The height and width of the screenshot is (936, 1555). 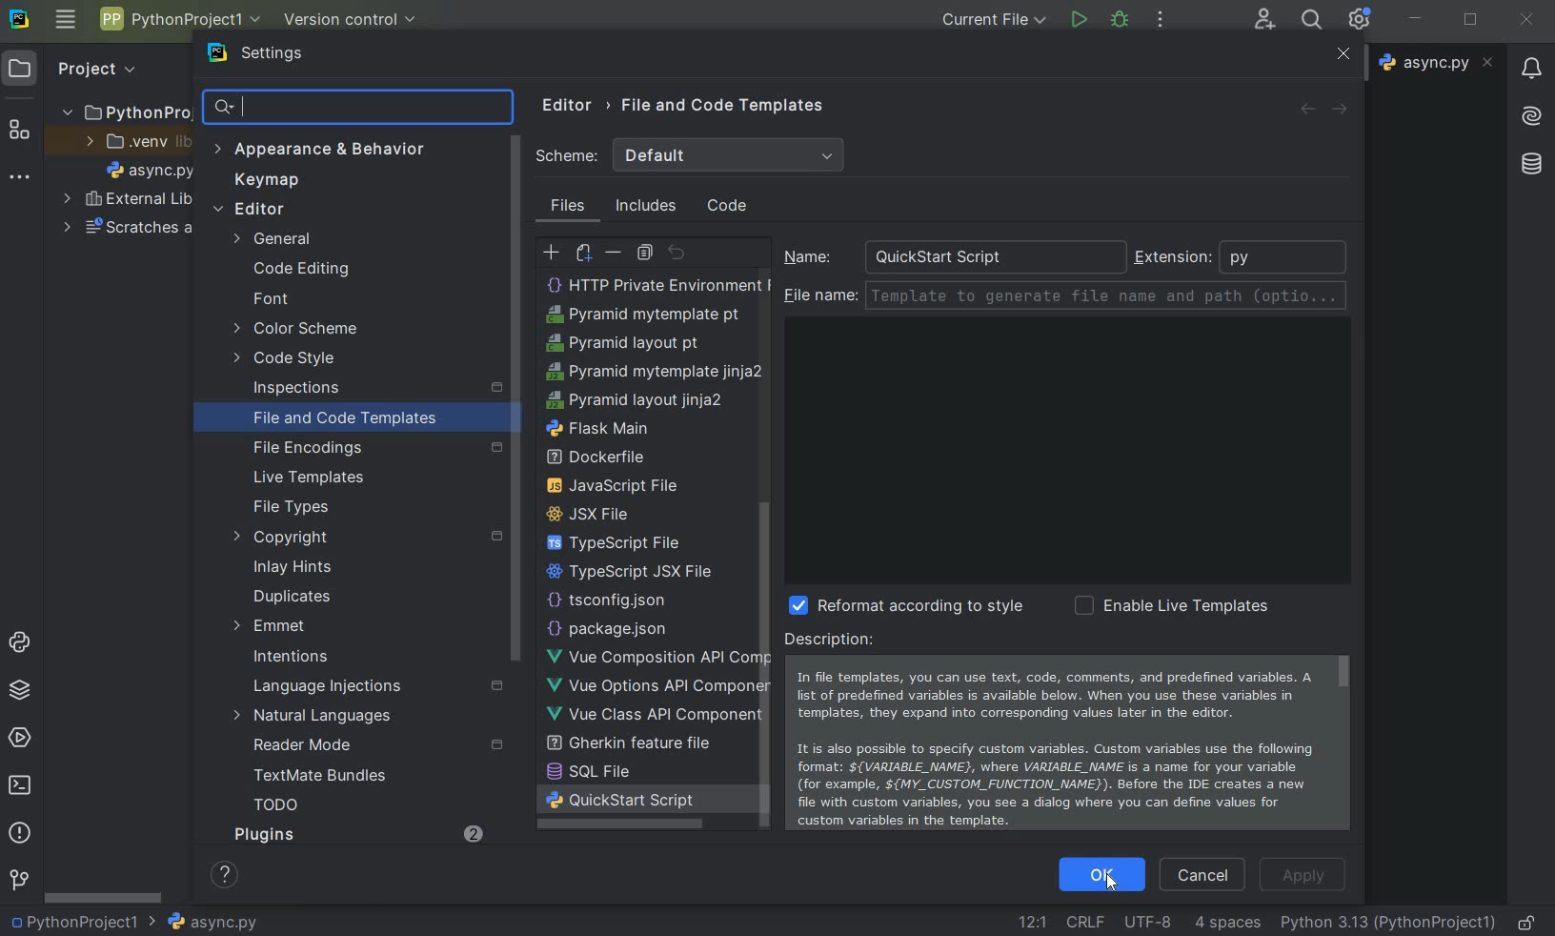 I want to click on file and code templates, so click(x=723, y=108).